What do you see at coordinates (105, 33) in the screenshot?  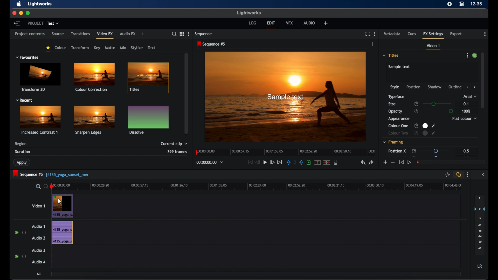 I see `video fx` at bounding box center [105, 33].